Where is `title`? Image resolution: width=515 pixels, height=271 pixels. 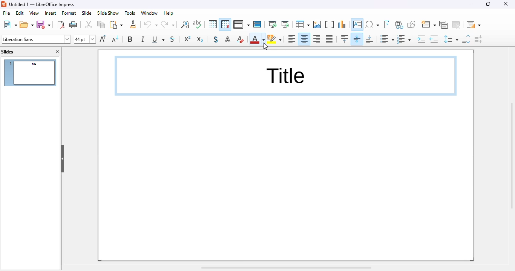 title is located at coordinates (43, 4).